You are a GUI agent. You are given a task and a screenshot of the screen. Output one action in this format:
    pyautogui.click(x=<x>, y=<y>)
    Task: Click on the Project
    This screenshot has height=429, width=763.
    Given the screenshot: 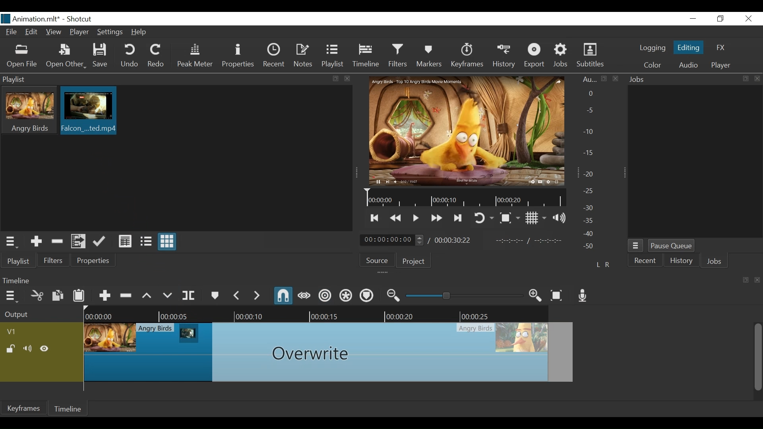 What is the action you would take?
    pyautogui.click(x=414, y=262)
    